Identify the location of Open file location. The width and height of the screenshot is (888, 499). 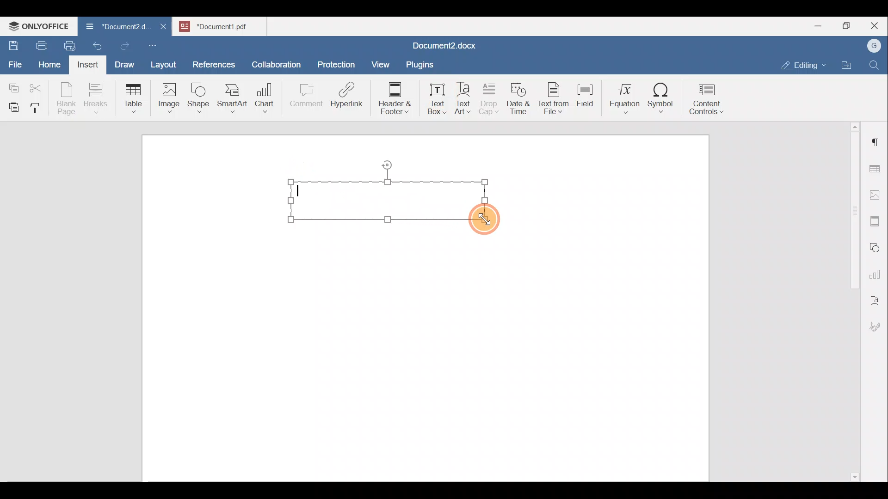
(849, 66).